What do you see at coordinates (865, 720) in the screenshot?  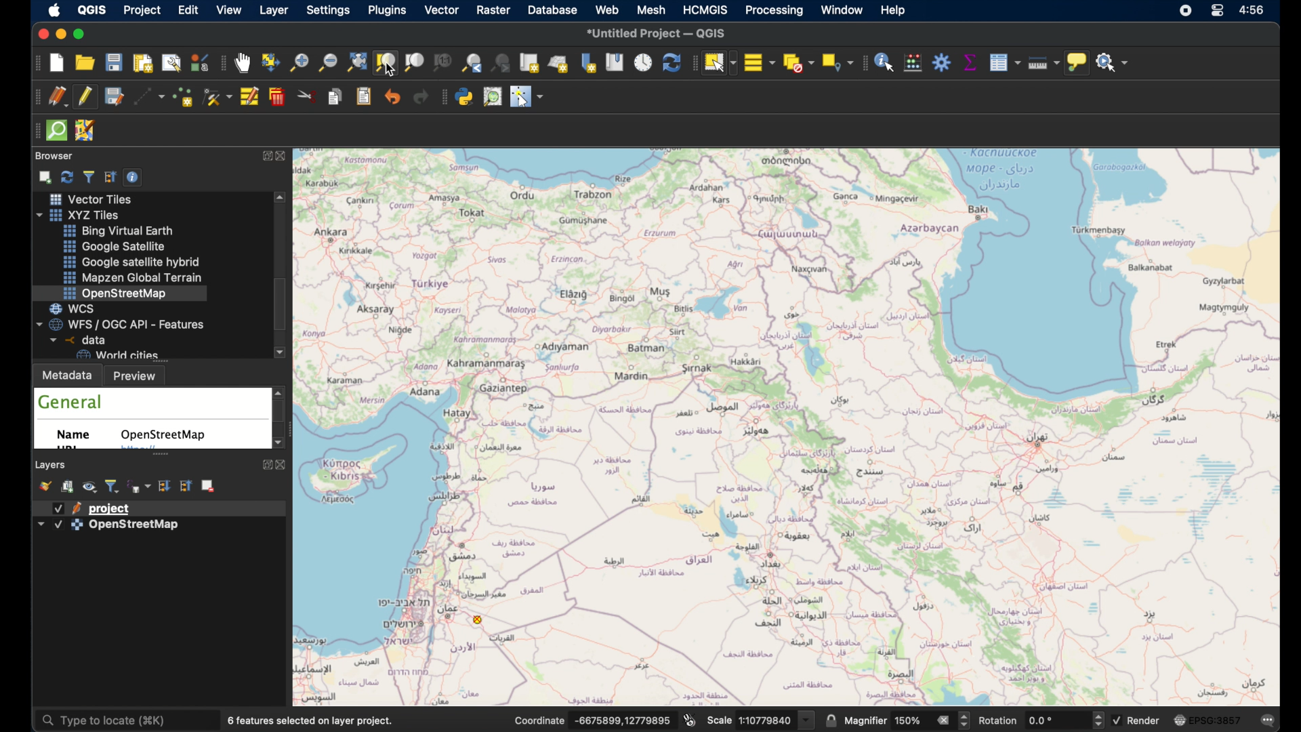 I see `magnifier` at bounding box center [865, 720].